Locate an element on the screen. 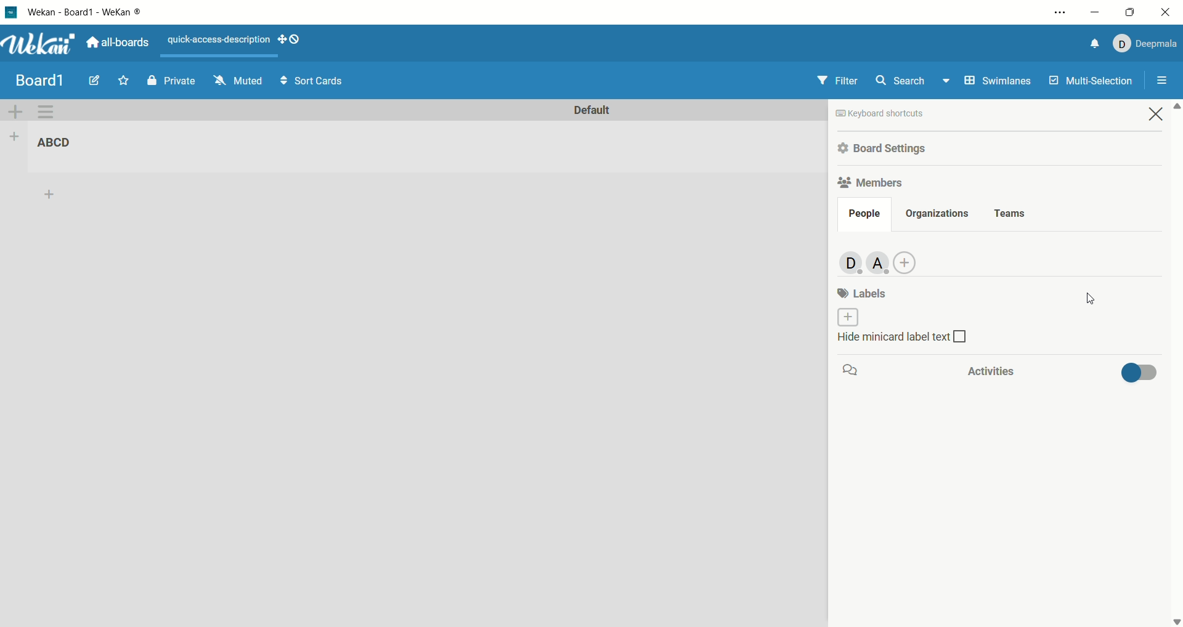  title is located at coordinates (39, 80).